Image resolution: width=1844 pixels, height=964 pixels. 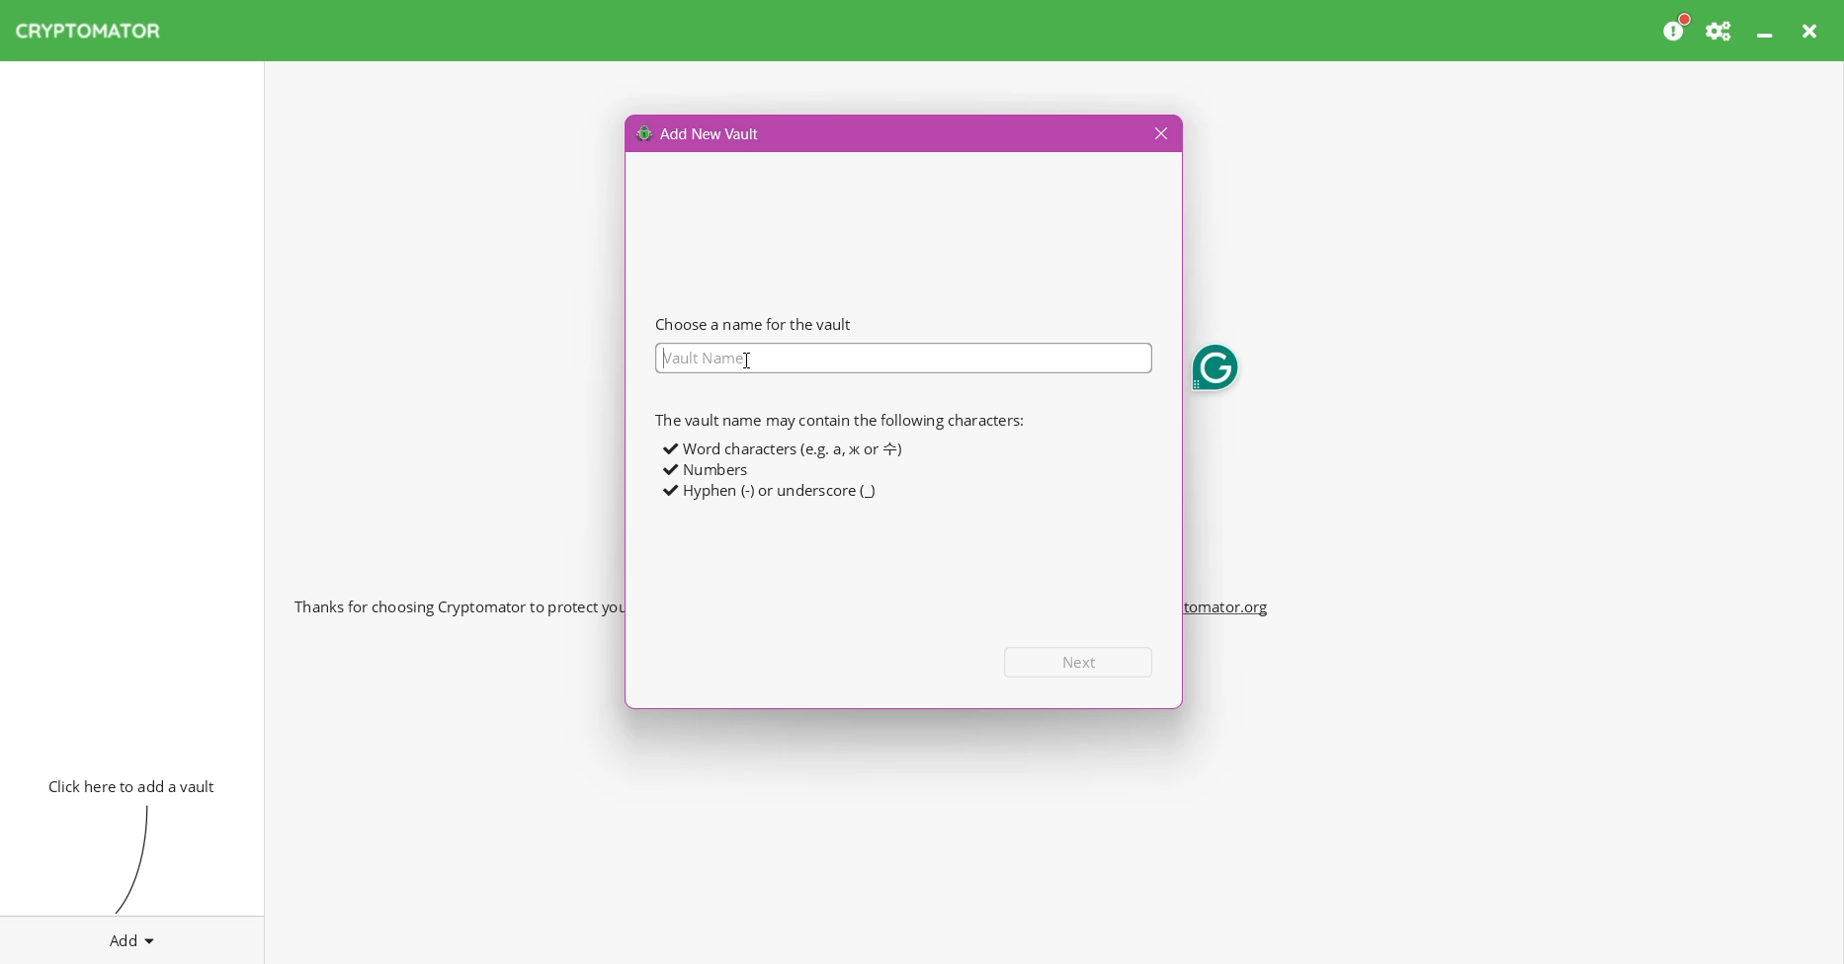 I want to click on Next, so click(x=1079, y=662).